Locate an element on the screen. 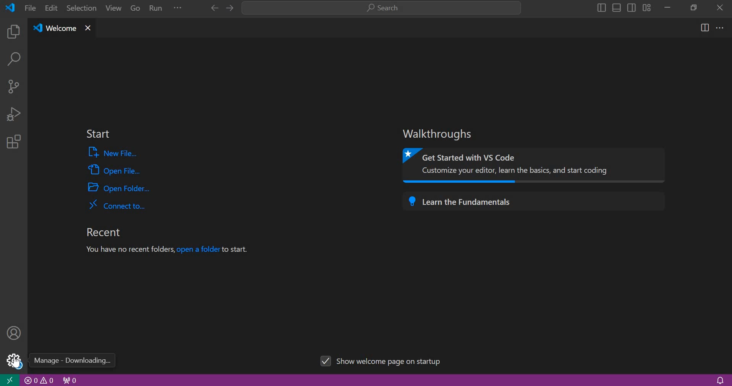  selection is located at coordinates (82, 8).